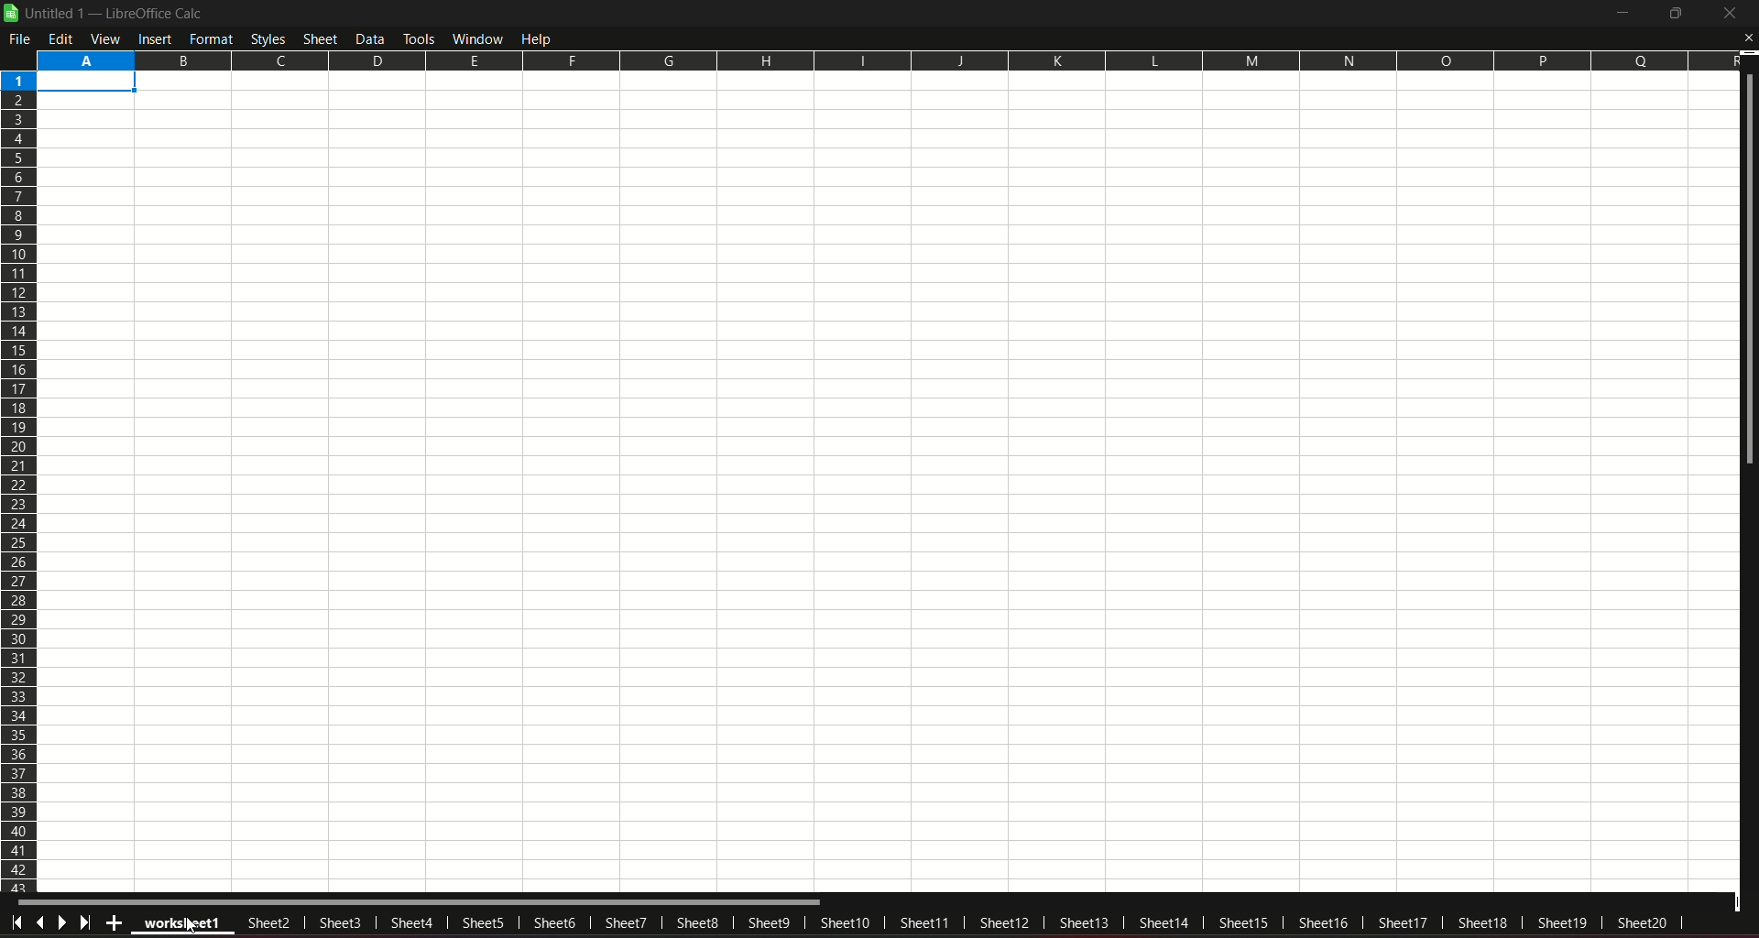 Image resolution: width=1759 pixels, height=938 pixels. What do you see at coordinates (1564, 923) in the screenshot?
I see `sheet19` at bounding box center [1564, 923].